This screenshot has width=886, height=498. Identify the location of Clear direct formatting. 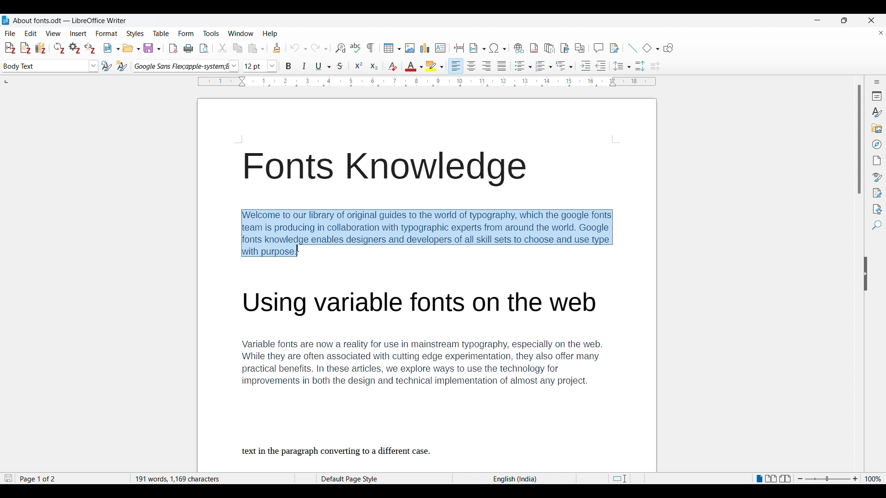
(393, 66).